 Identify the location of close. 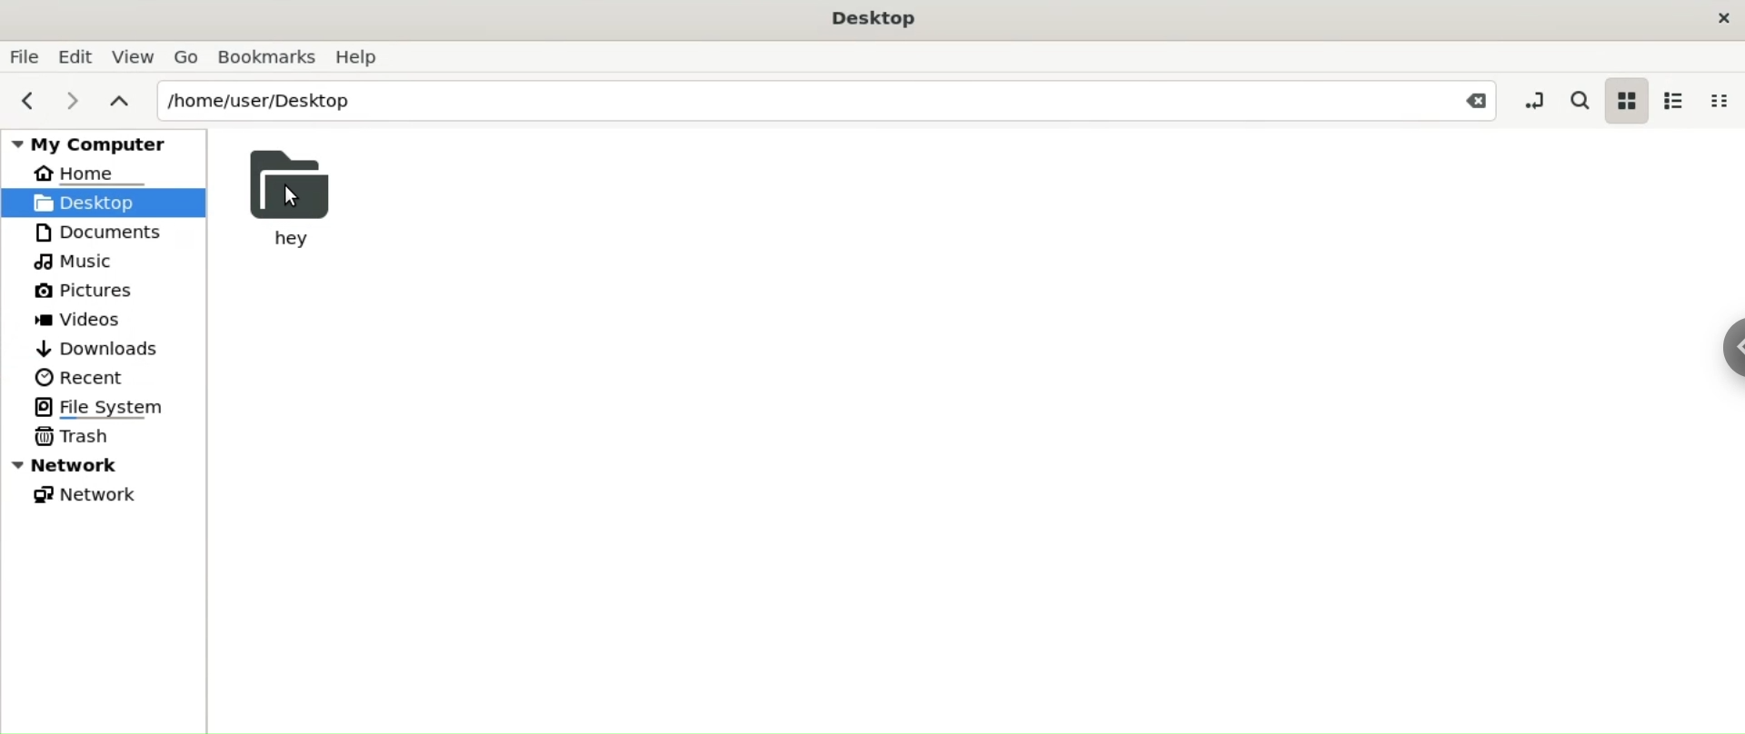
(1720, 18).